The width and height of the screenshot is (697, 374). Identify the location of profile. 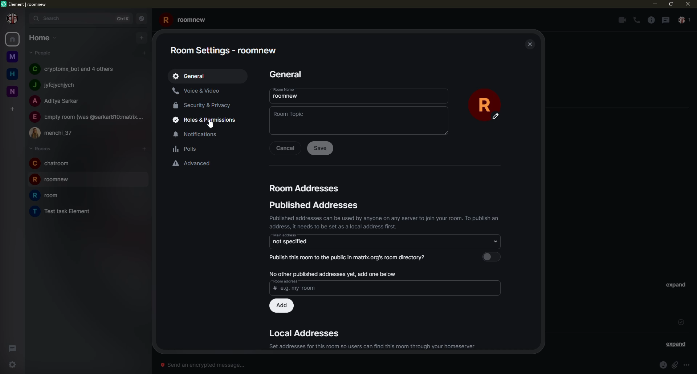
(13, 19).